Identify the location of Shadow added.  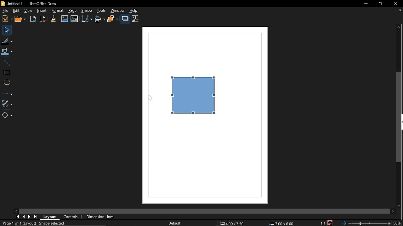
(198, 97).